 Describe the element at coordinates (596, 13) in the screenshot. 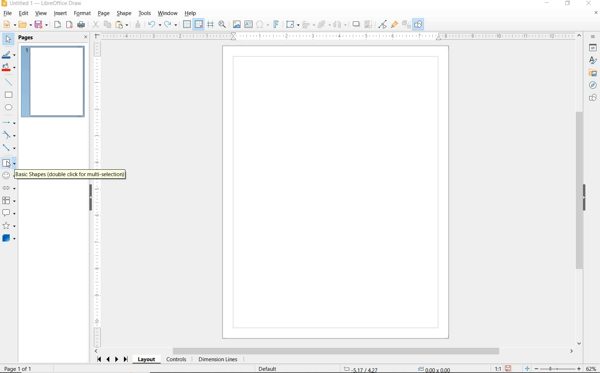

I see `CLOSE DOCUMENT` at that location.